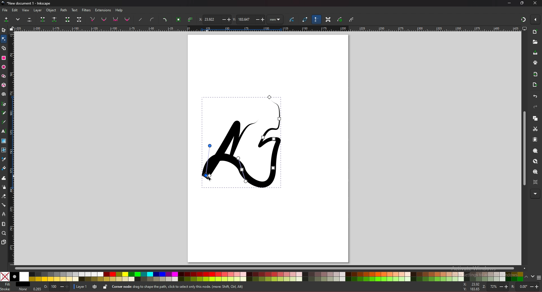 Image resolution: width=542 pixels, height=292 pixels. What do you see at coordinates (140, 20) in the screenshot?
I see `straighten line` at bounding box center [140, 20].